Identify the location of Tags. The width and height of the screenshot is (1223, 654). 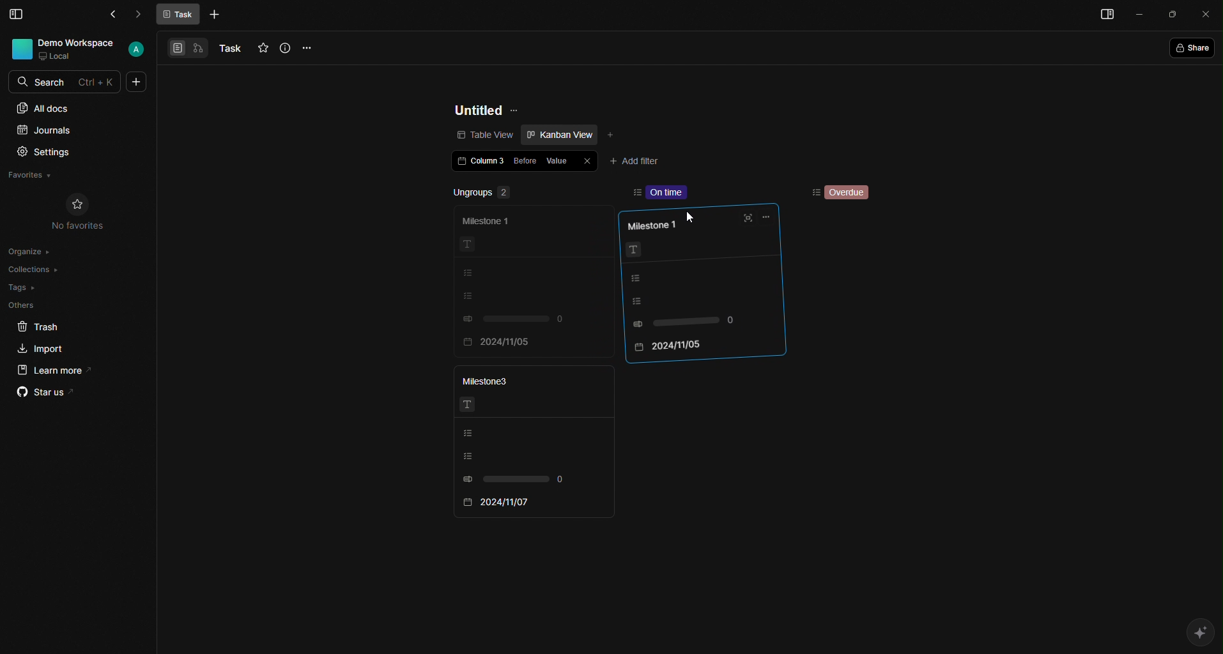
(25, 287).